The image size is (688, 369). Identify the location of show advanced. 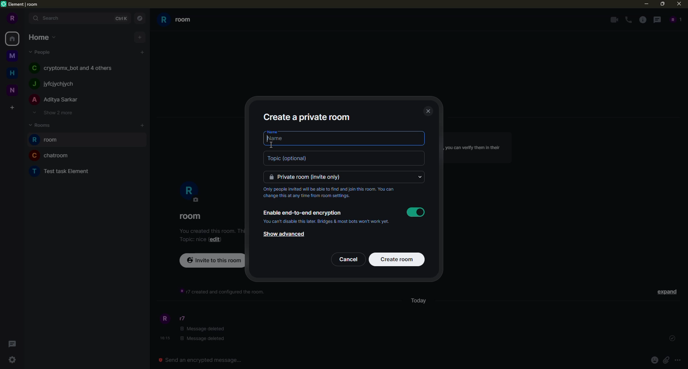
(290, 234).